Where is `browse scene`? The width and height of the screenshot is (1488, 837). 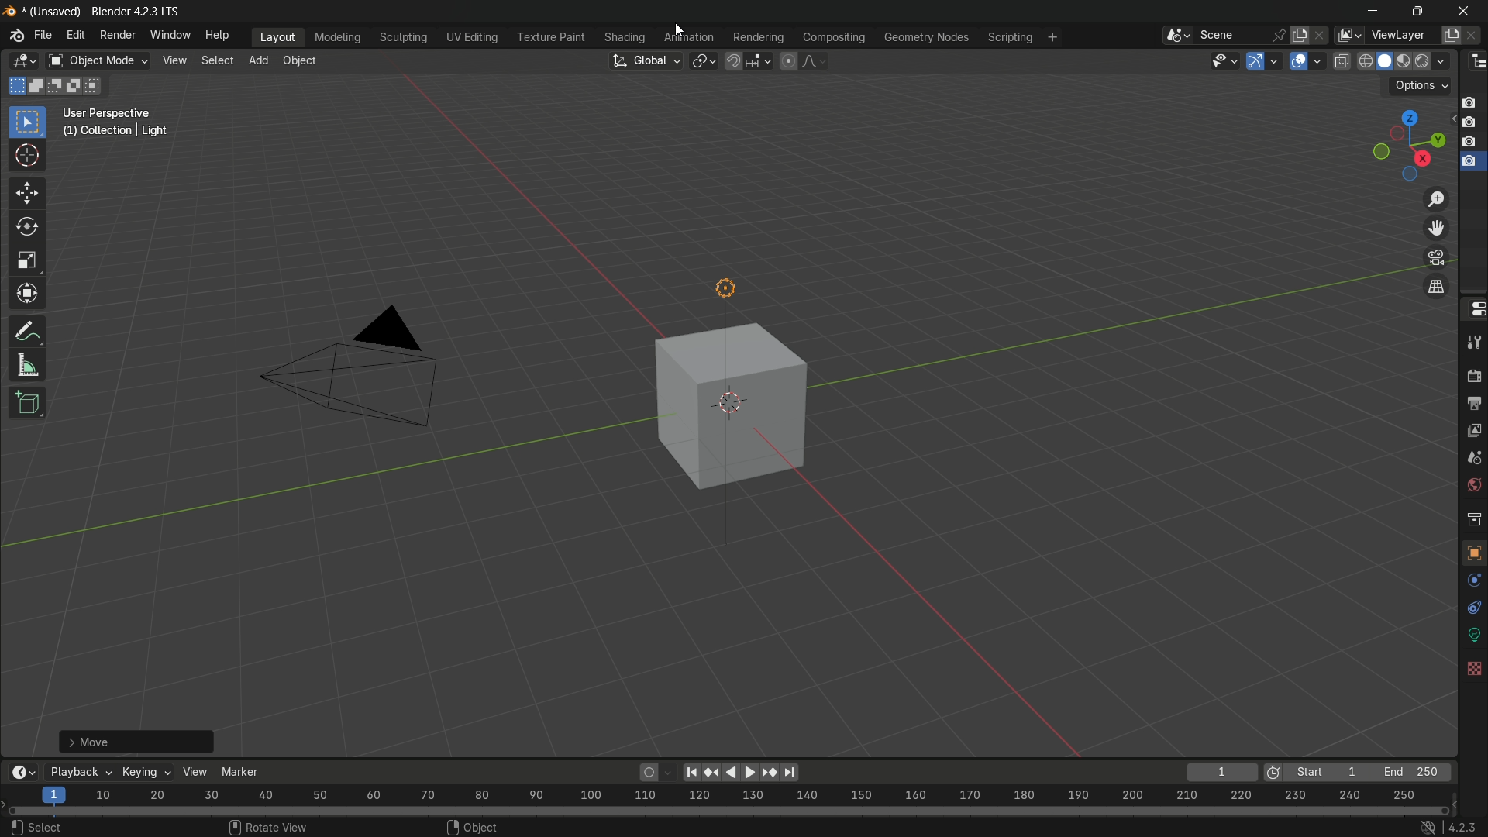
browse scene is located at coordinates (1179, 37).